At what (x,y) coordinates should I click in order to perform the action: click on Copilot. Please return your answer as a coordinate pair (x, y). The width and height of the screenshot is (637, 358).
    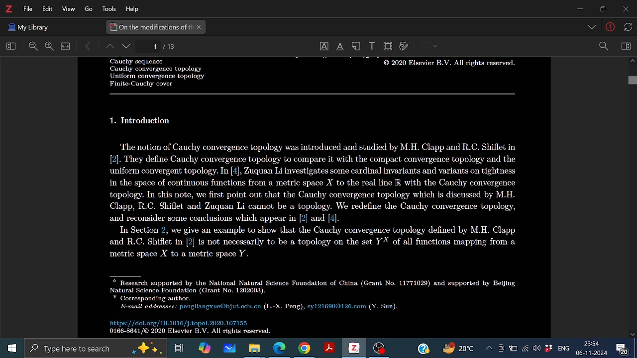
    Looking at the image, I should click on (204, 348).